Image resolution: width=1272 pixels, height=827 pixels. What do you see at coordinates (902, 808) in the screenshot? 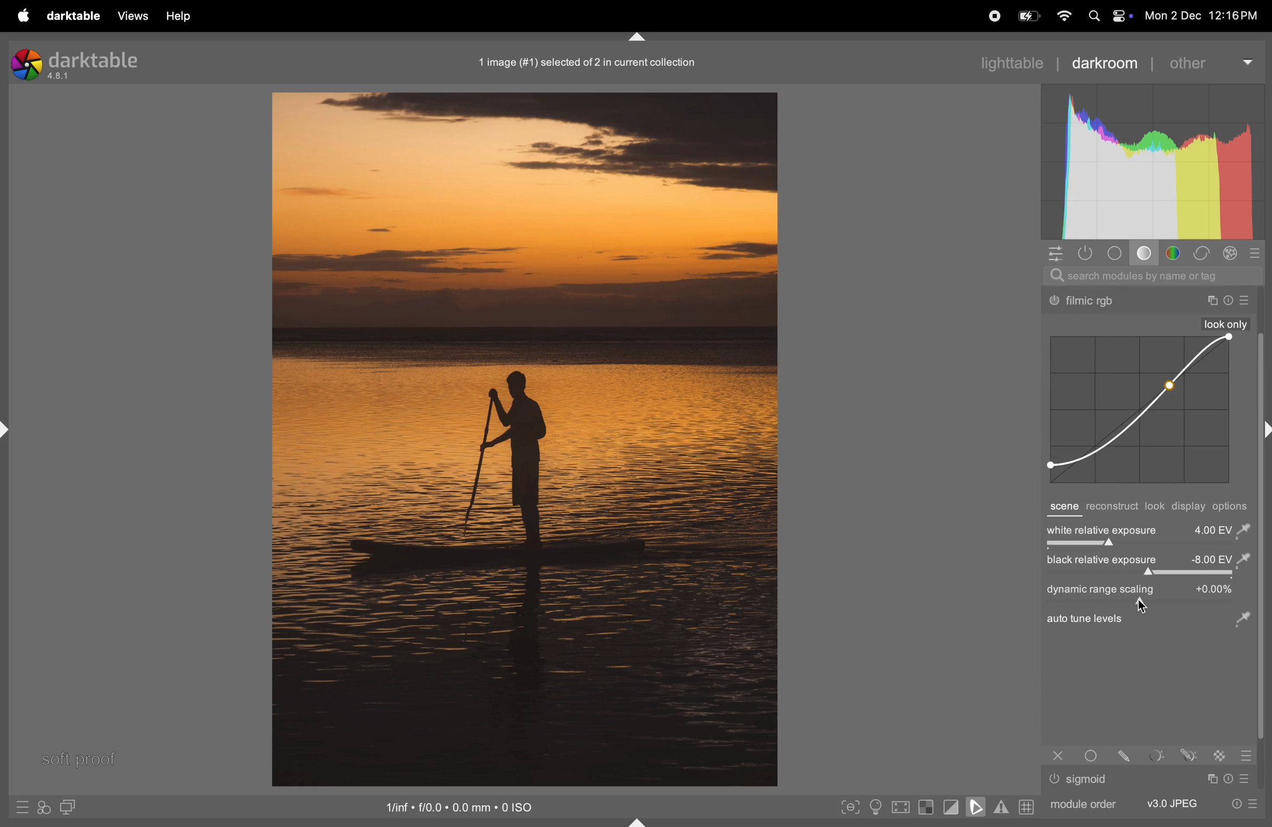
I see `toggle high quality processing` at bounding box center [902, 808].